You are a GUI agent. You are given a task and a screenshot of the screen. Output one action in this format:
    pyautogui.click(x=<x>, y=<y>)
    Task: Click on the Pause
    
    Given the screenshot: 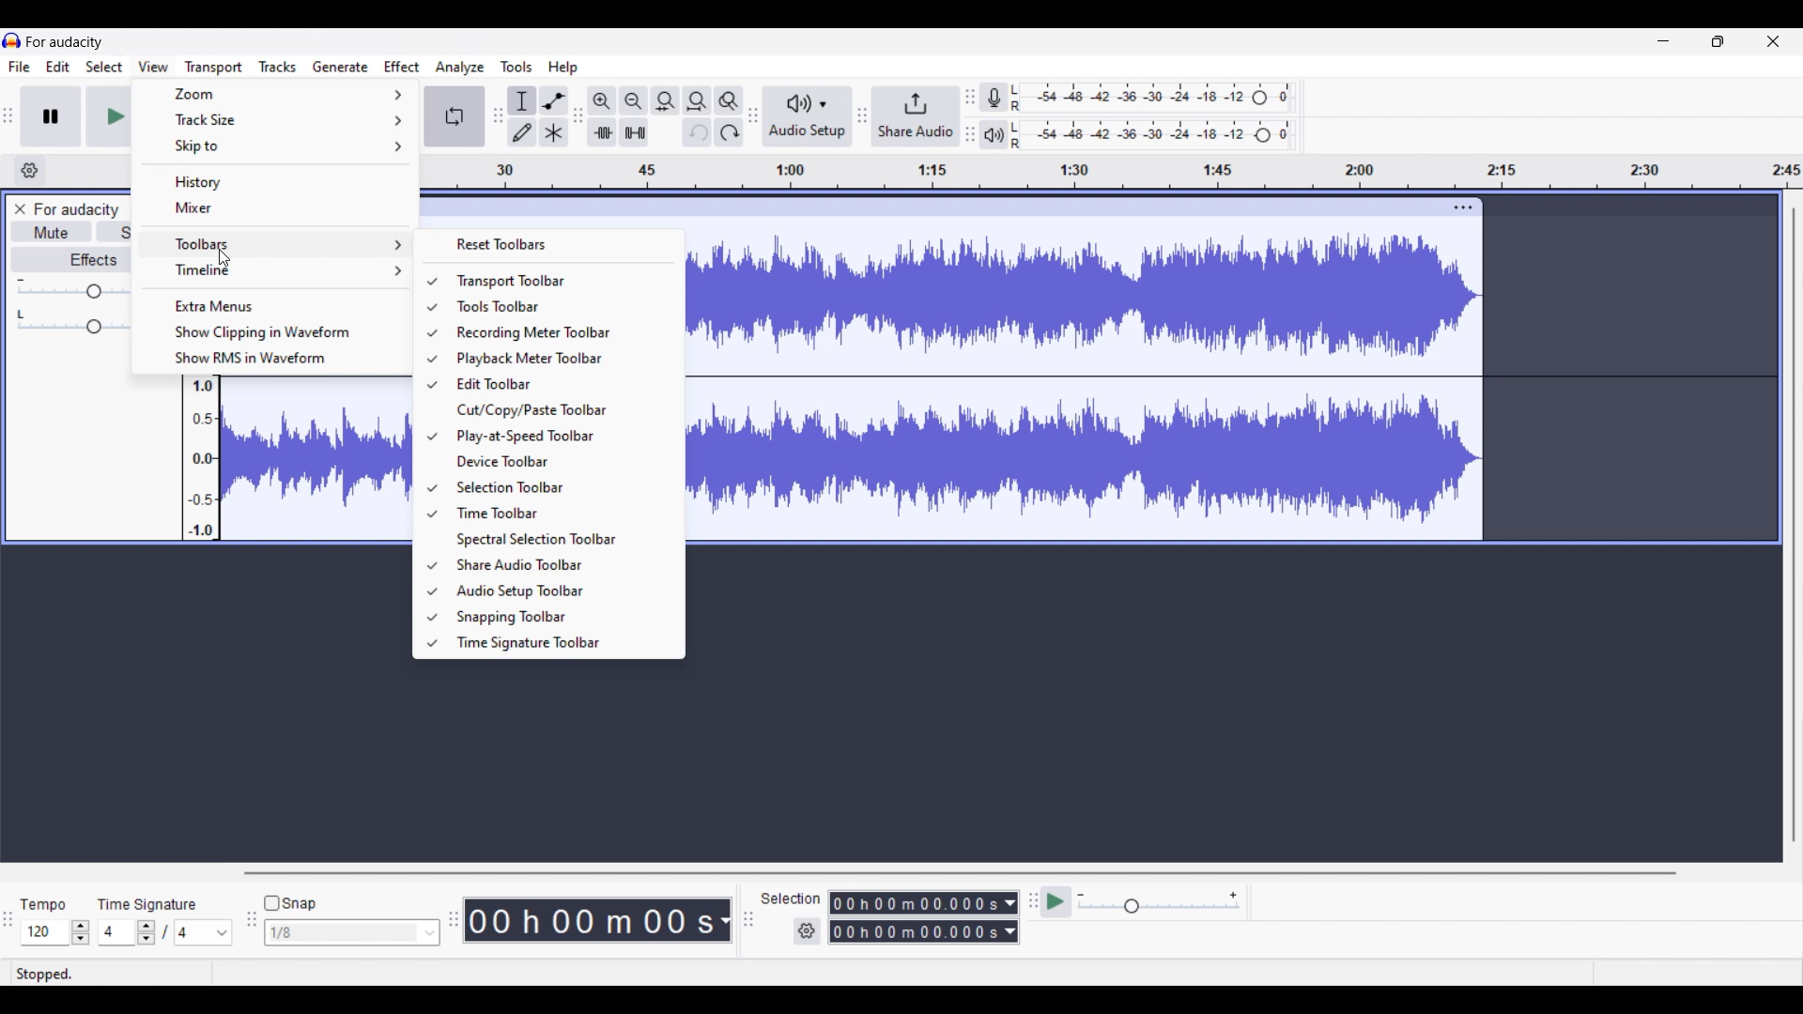 What is the action you would take?
    pyautogui.click(x=50, y=115)
    